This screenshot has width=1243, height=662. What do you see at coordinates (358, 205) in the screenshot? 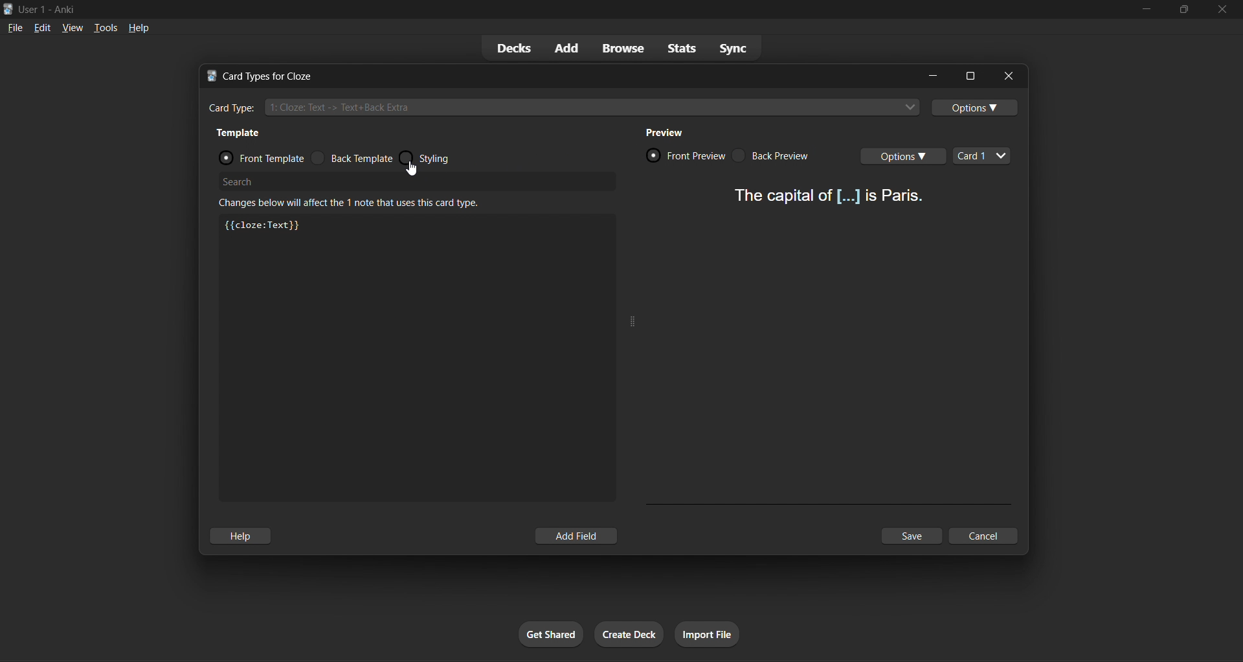
I see `info` at bounding box center [358, 205].